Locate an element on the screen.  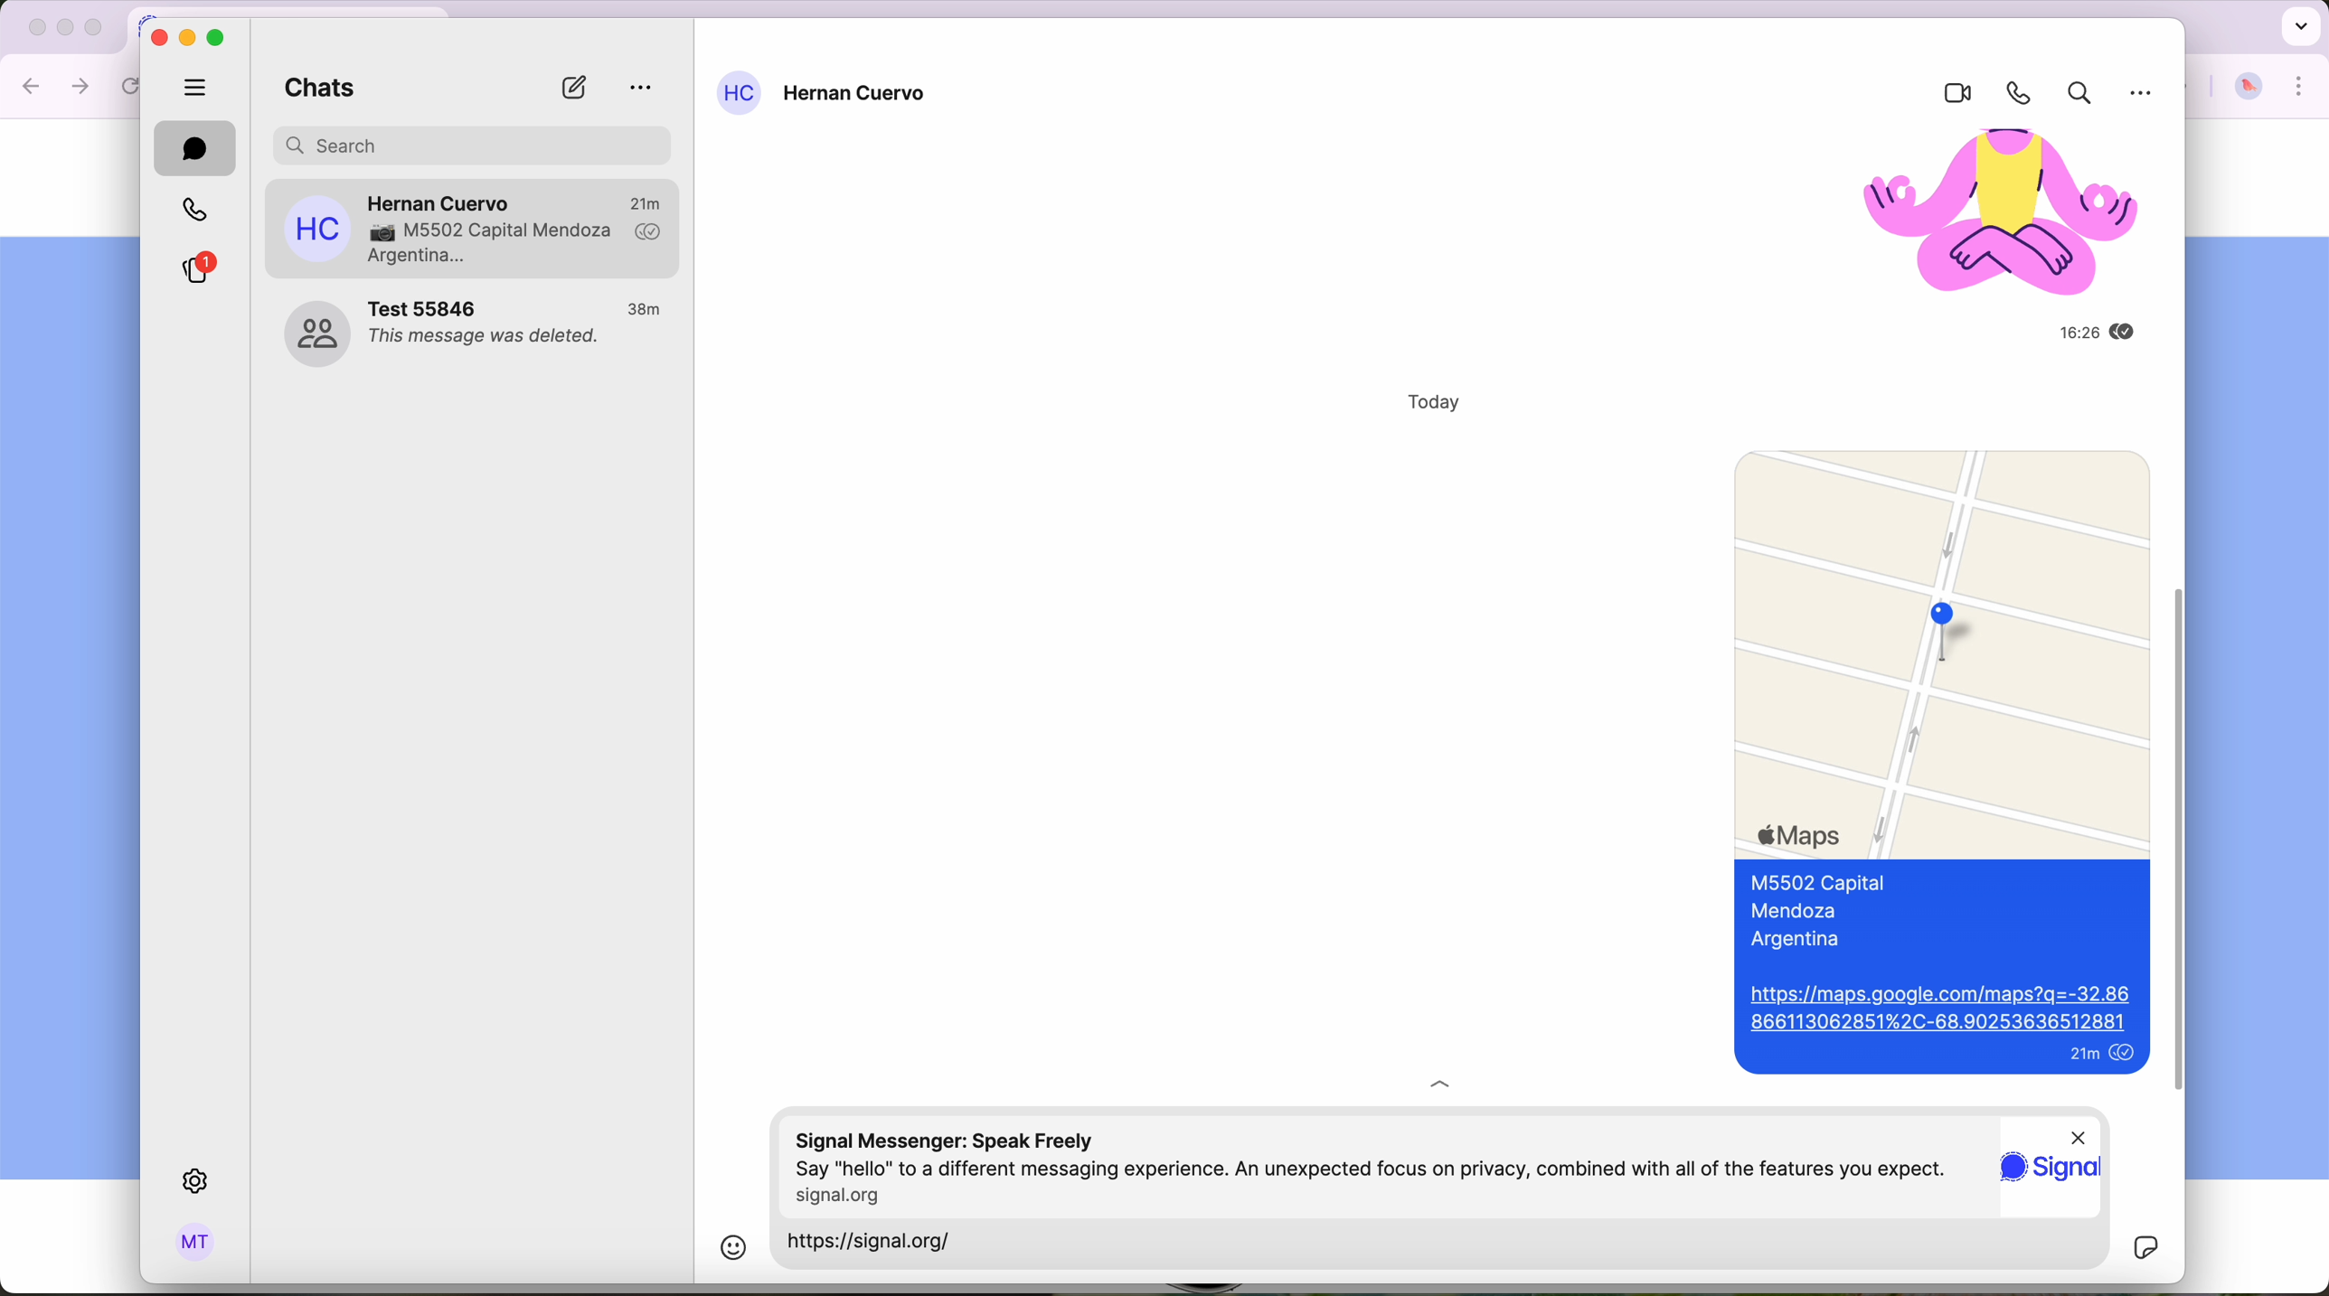
profile is located at coordinates (196, 1244).